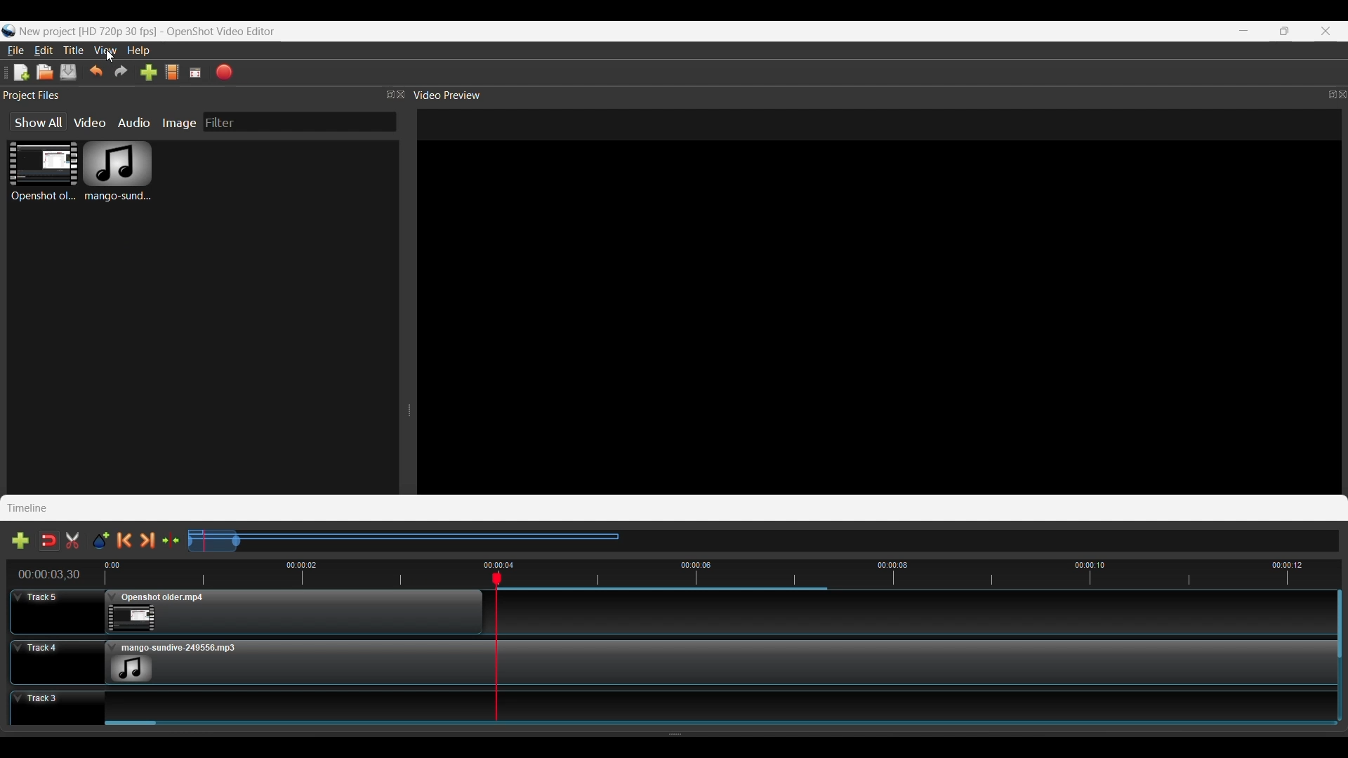 The height and width of the screenshot is (758, 1348). What do you see at coordinates (677, 573) in the screenshot?
I see `Timeline Preview` at bounding box center [677, 573].